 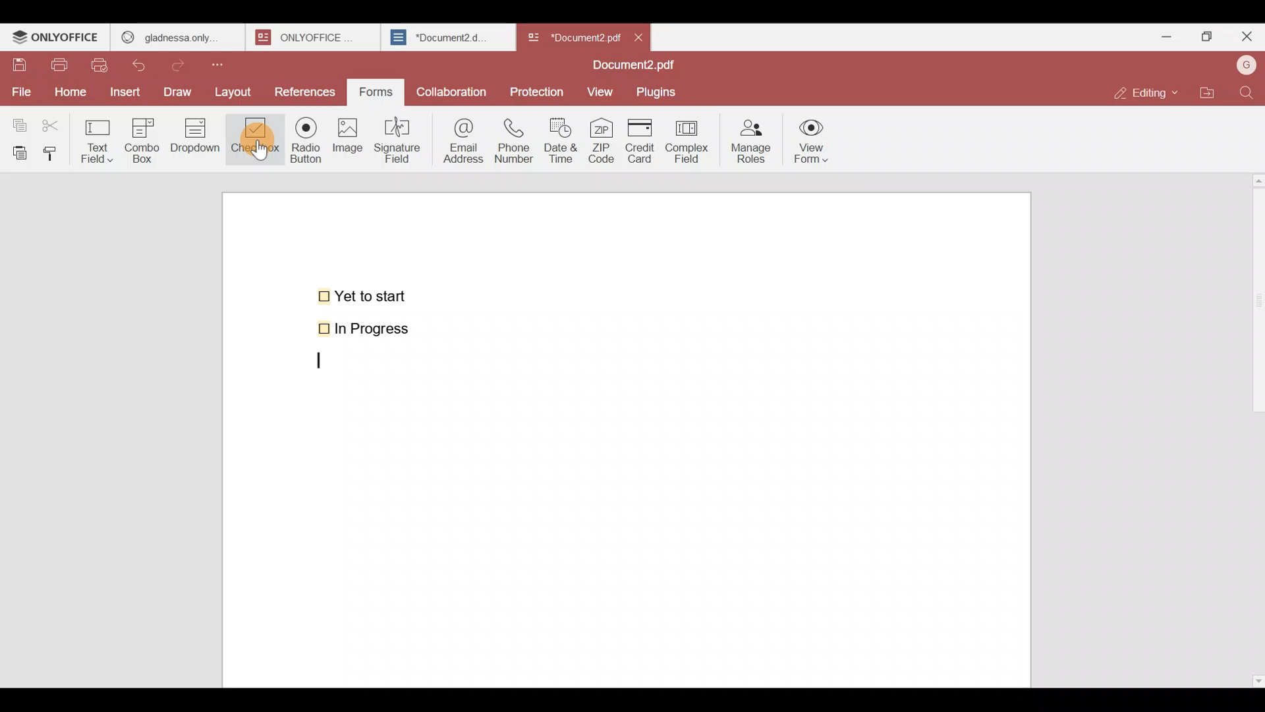 What do you see at coordinates (68, 92) in the screenshot?
I see `Home` at bounding box center [68, 92].